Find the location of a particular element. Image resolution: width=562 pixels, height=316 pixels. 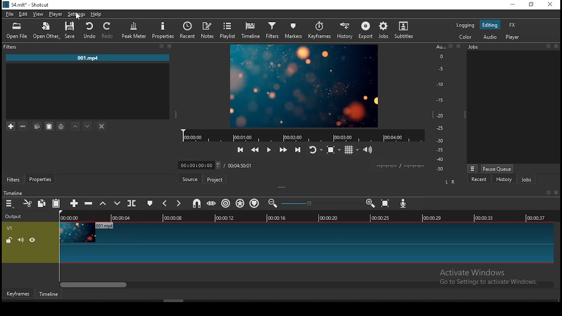

unlock is located at coordinates (10, 241).